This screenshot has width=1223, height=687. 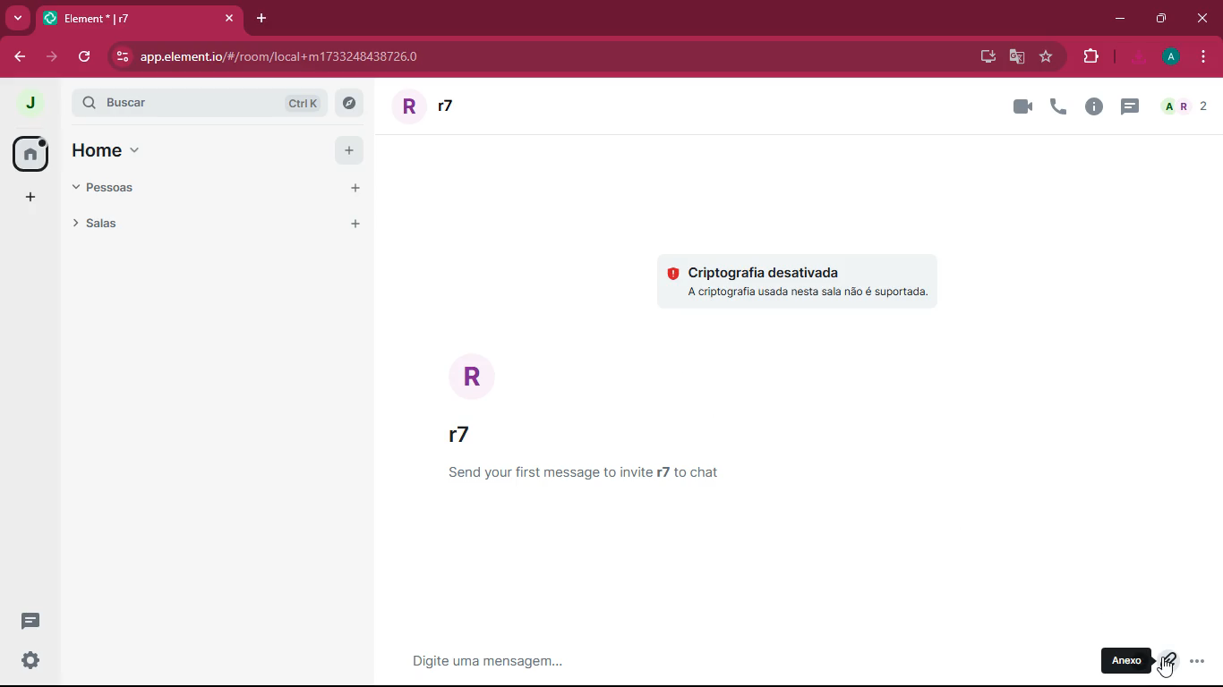 I want to click on app.element.io/#/room/local+m1733248438726.0, so click(x=280, y=57).